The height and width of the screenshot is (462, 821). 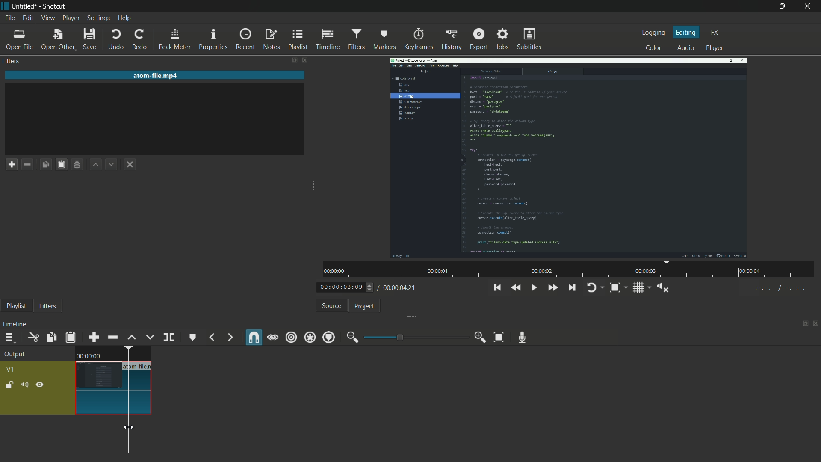 I want to click on move filter down, so click(x=112, y=164).